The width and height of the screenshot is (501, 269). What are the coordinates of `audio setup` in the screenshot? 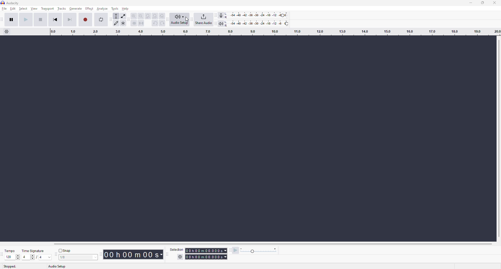 It's located at (58, 266).